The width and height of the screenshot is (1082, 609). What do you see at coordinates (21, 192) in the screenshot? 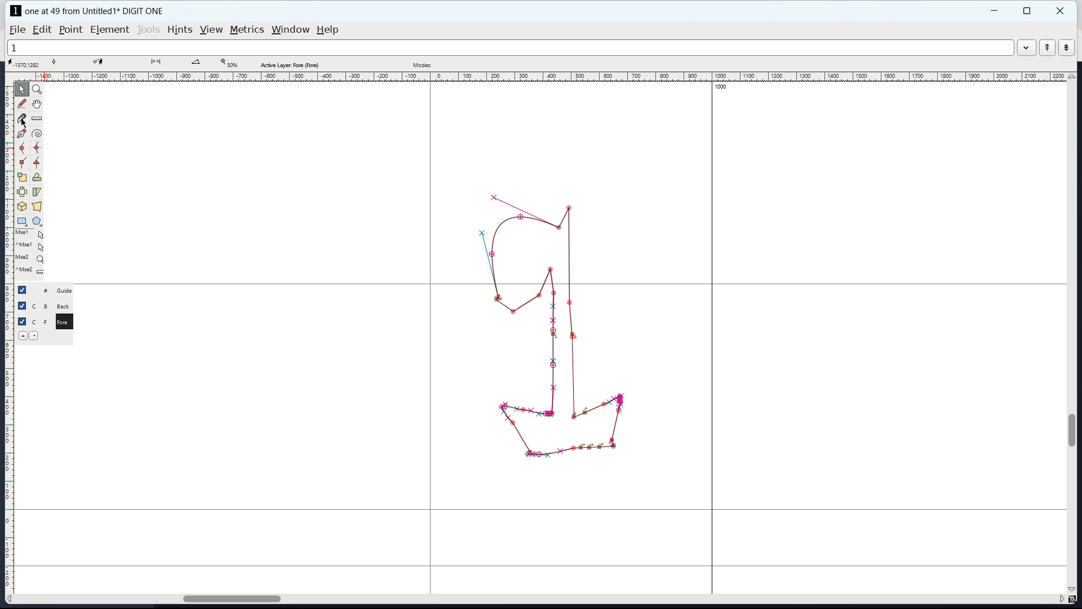
I see `flip selection` at bounding box center [21, 192].